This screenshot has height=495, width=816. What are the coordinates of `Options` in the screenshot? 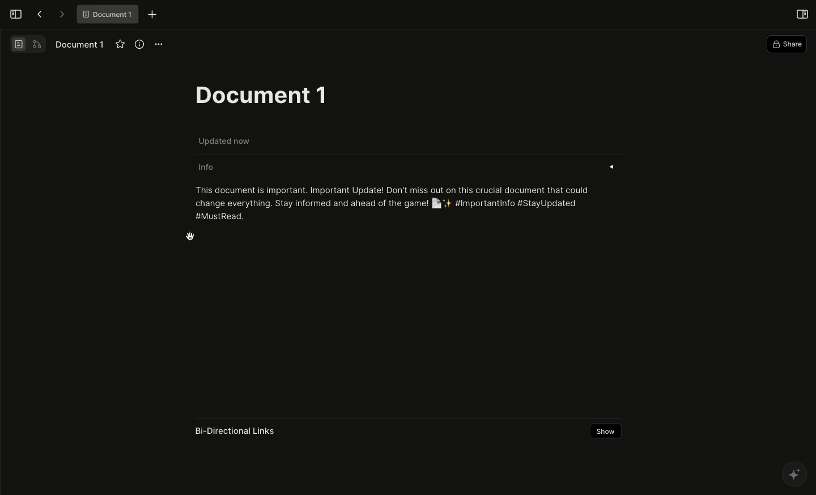 It's located at (159, 45).